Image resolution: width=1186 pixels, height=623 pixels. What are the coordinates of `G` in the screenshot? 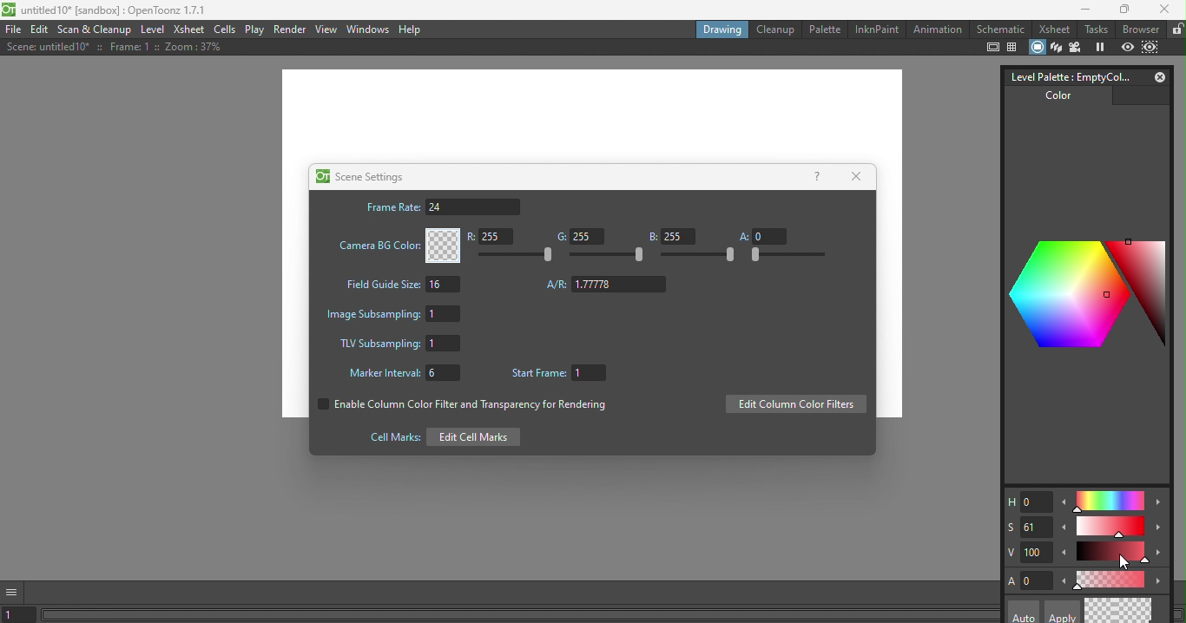 It's located at (577, 237).